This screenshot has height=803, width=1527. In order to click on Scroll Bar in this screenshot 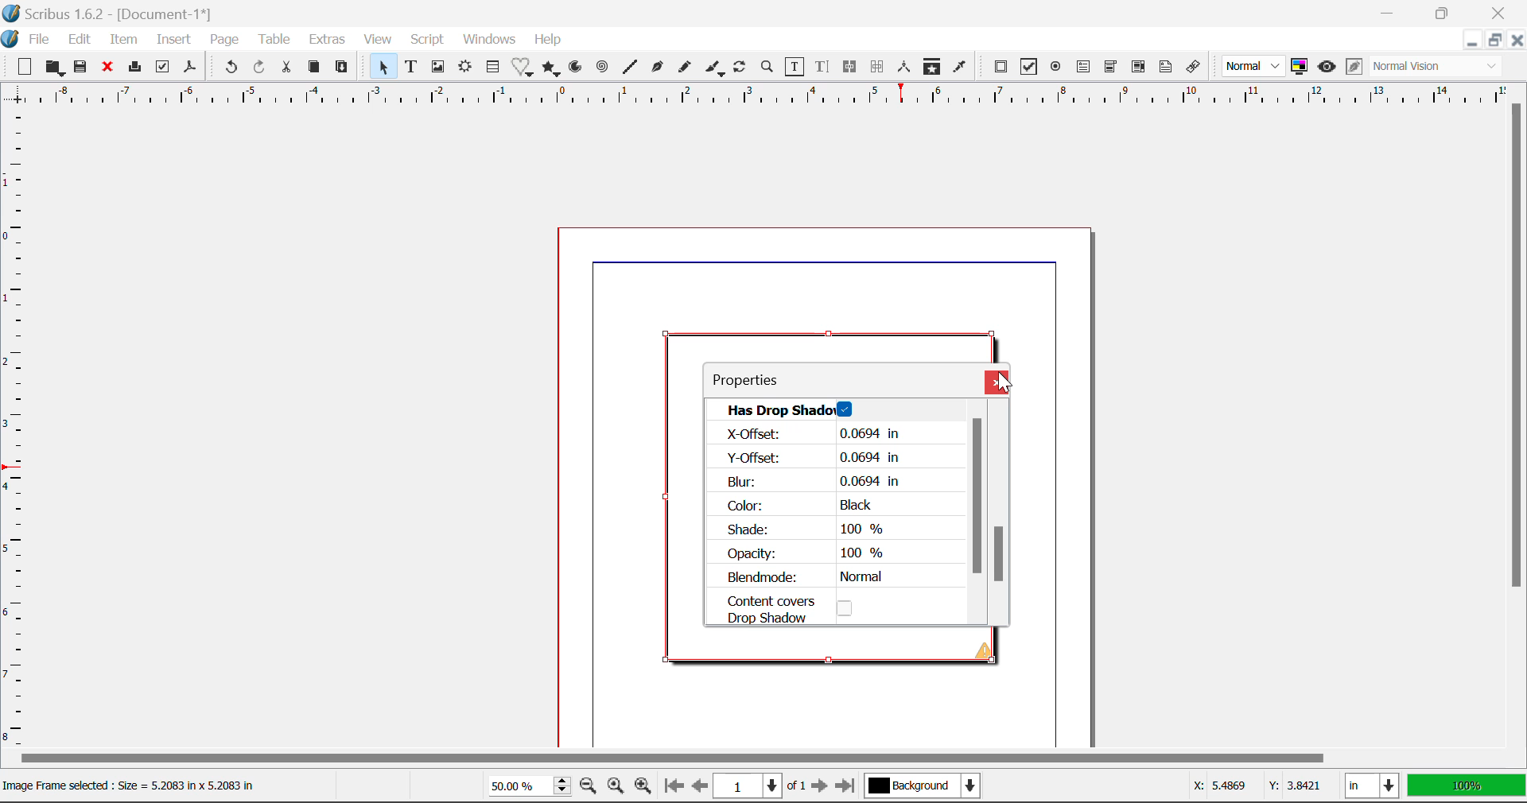, I will do `click(1002, 519)`.